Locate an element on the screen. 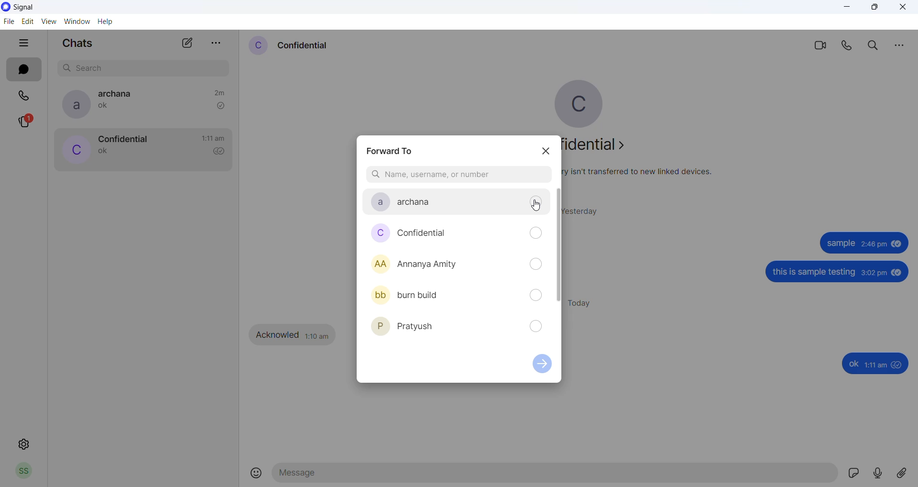 This screenshot has height=487, width=918. yesterday messages heading is located at coordinates (586, 209).